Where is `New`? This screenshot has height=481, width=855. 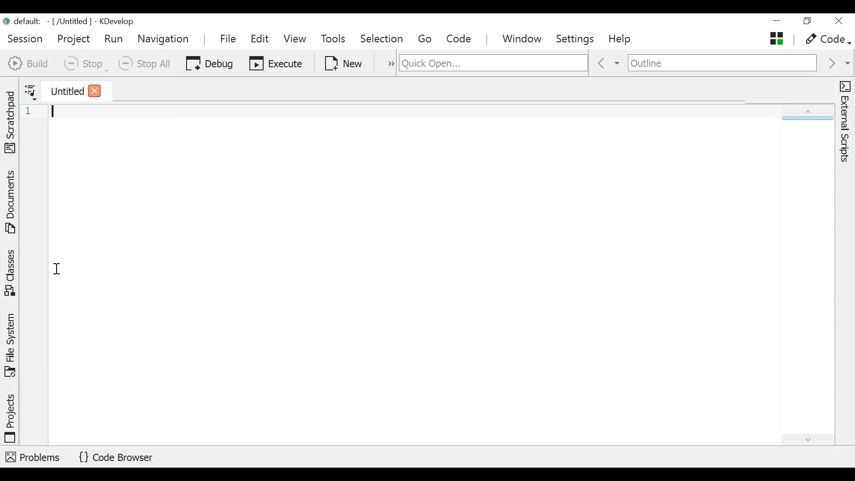 New is located at coordinates (343, 64).